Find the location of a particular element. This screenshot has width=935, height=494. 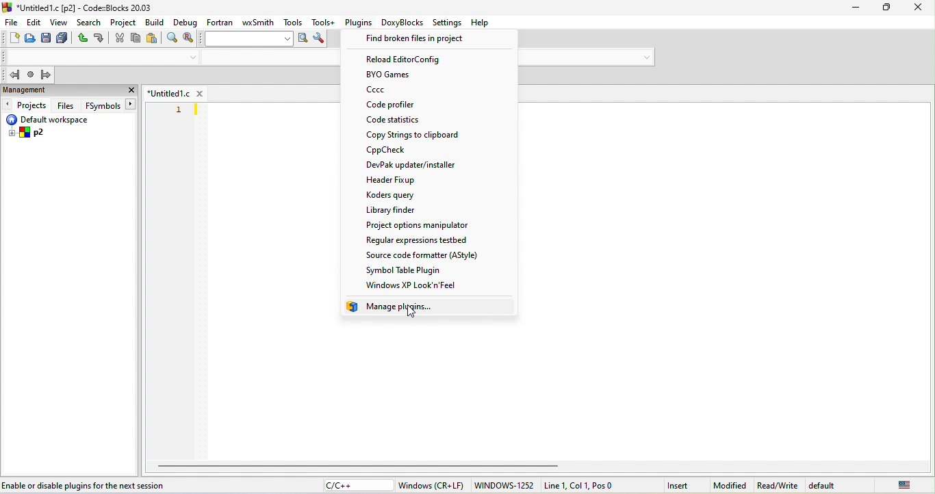

wxsmith is located at coordinates (258, 23).